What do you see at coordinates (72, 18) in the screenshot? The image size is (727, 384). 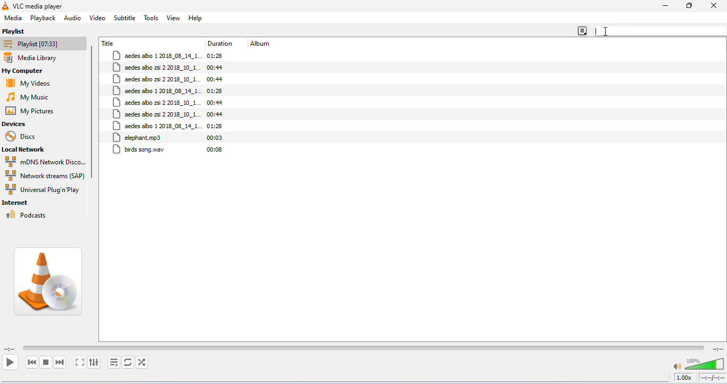 I see `audio` at bounding box center [72, 18].